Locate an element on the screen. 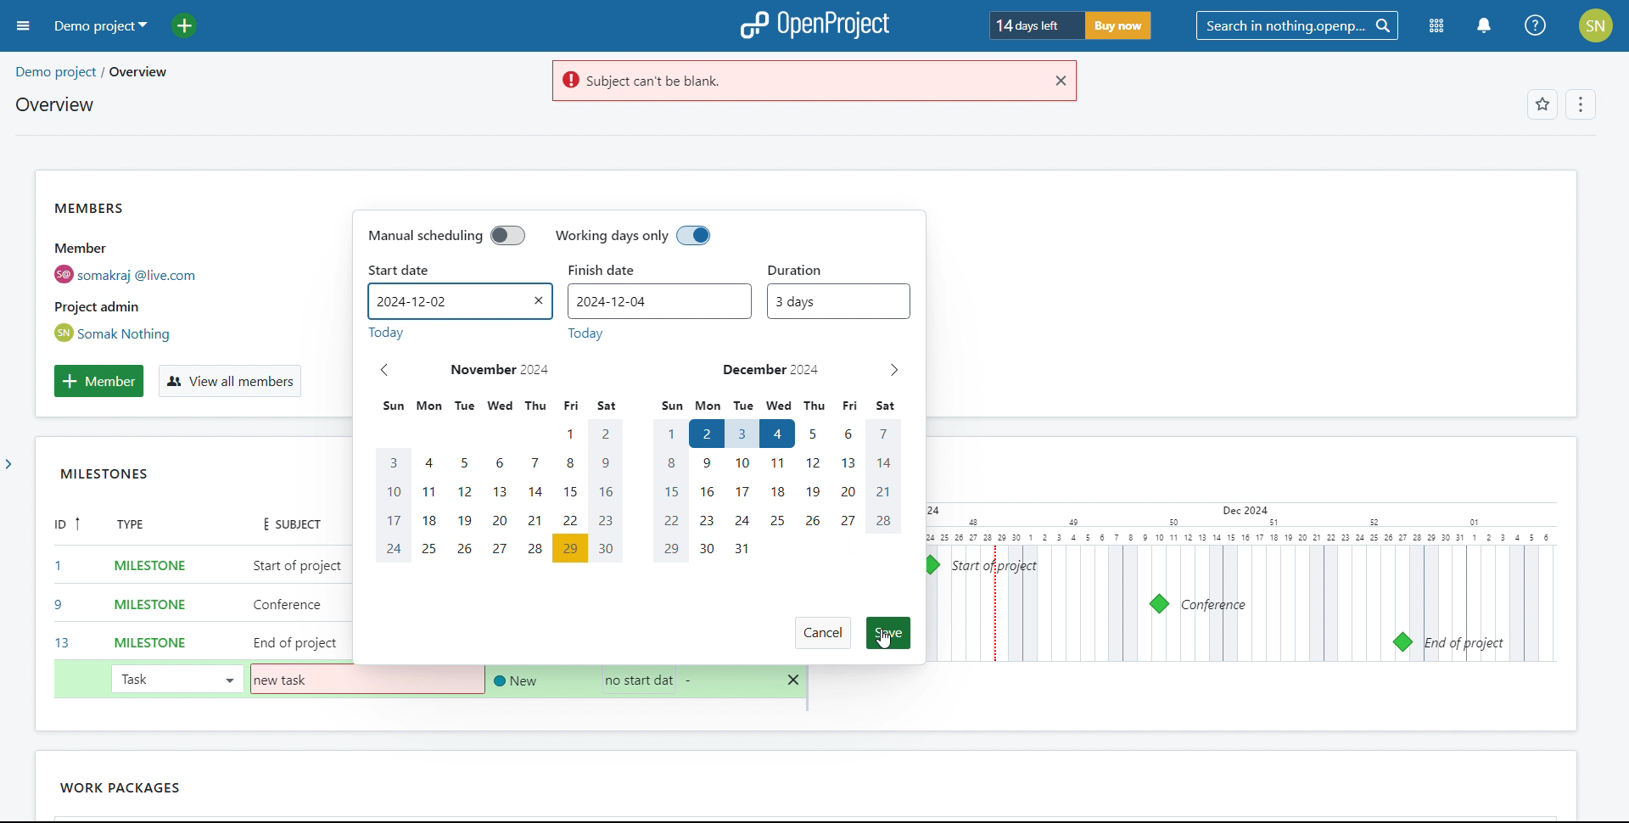  calendar dates is located at coordinates (634, 492).